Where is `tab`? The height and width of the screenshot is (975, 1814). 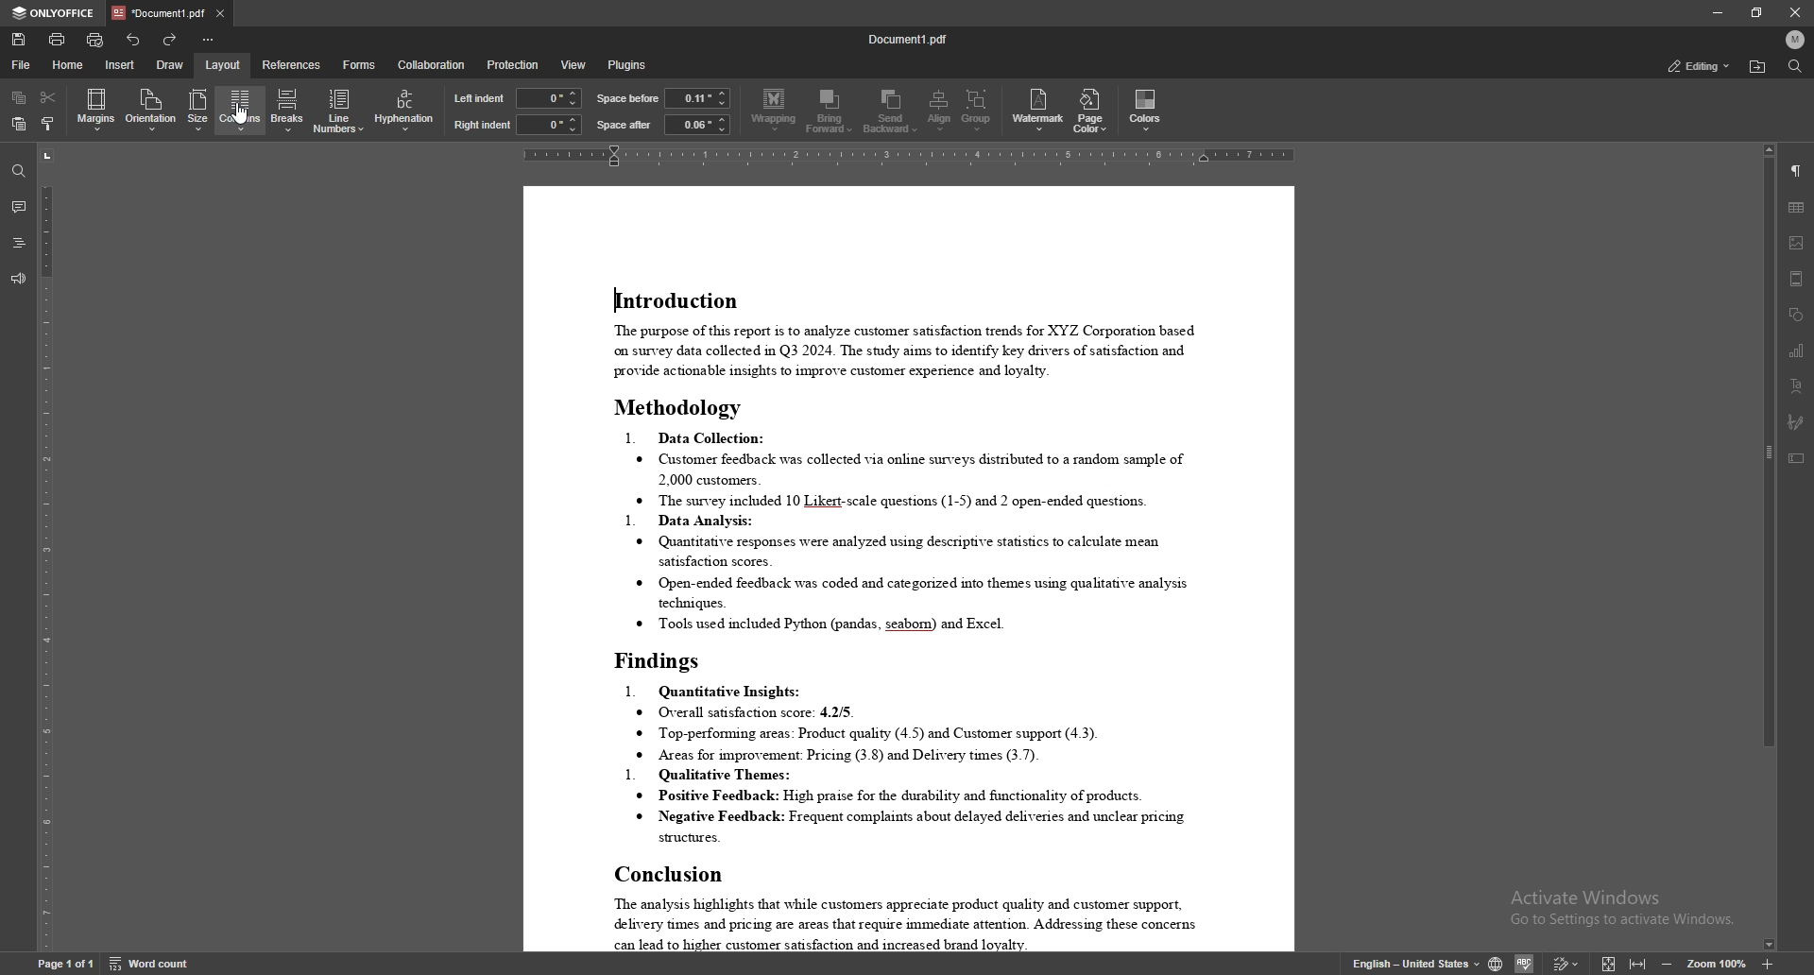
tab is located at coordinates (158, 13).